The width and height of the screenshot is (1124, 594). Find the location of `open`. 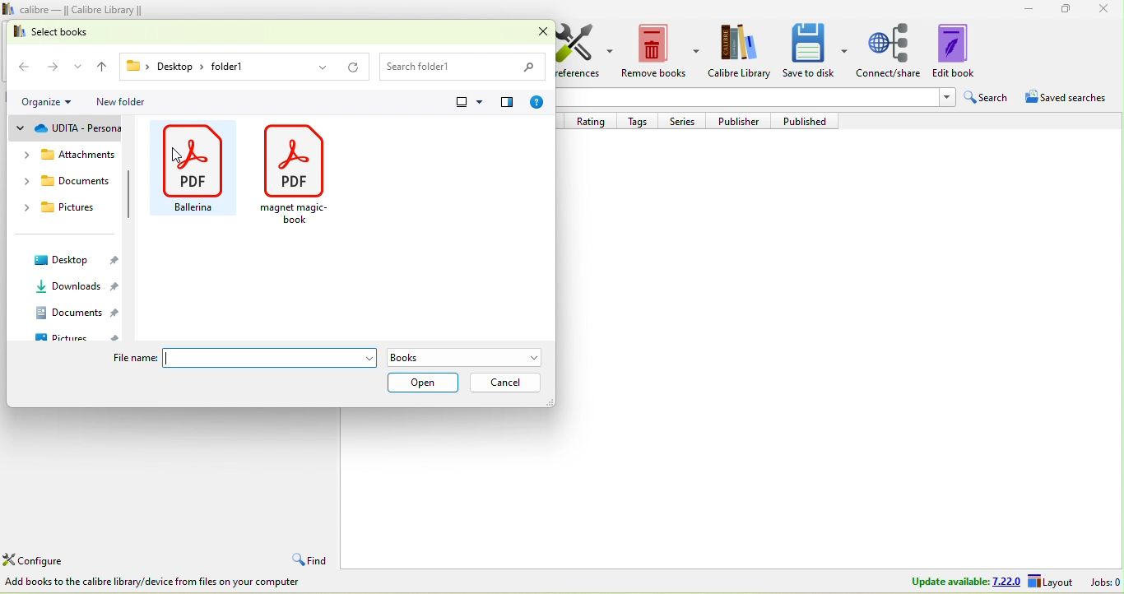

open is located at coordinates (423, 383).